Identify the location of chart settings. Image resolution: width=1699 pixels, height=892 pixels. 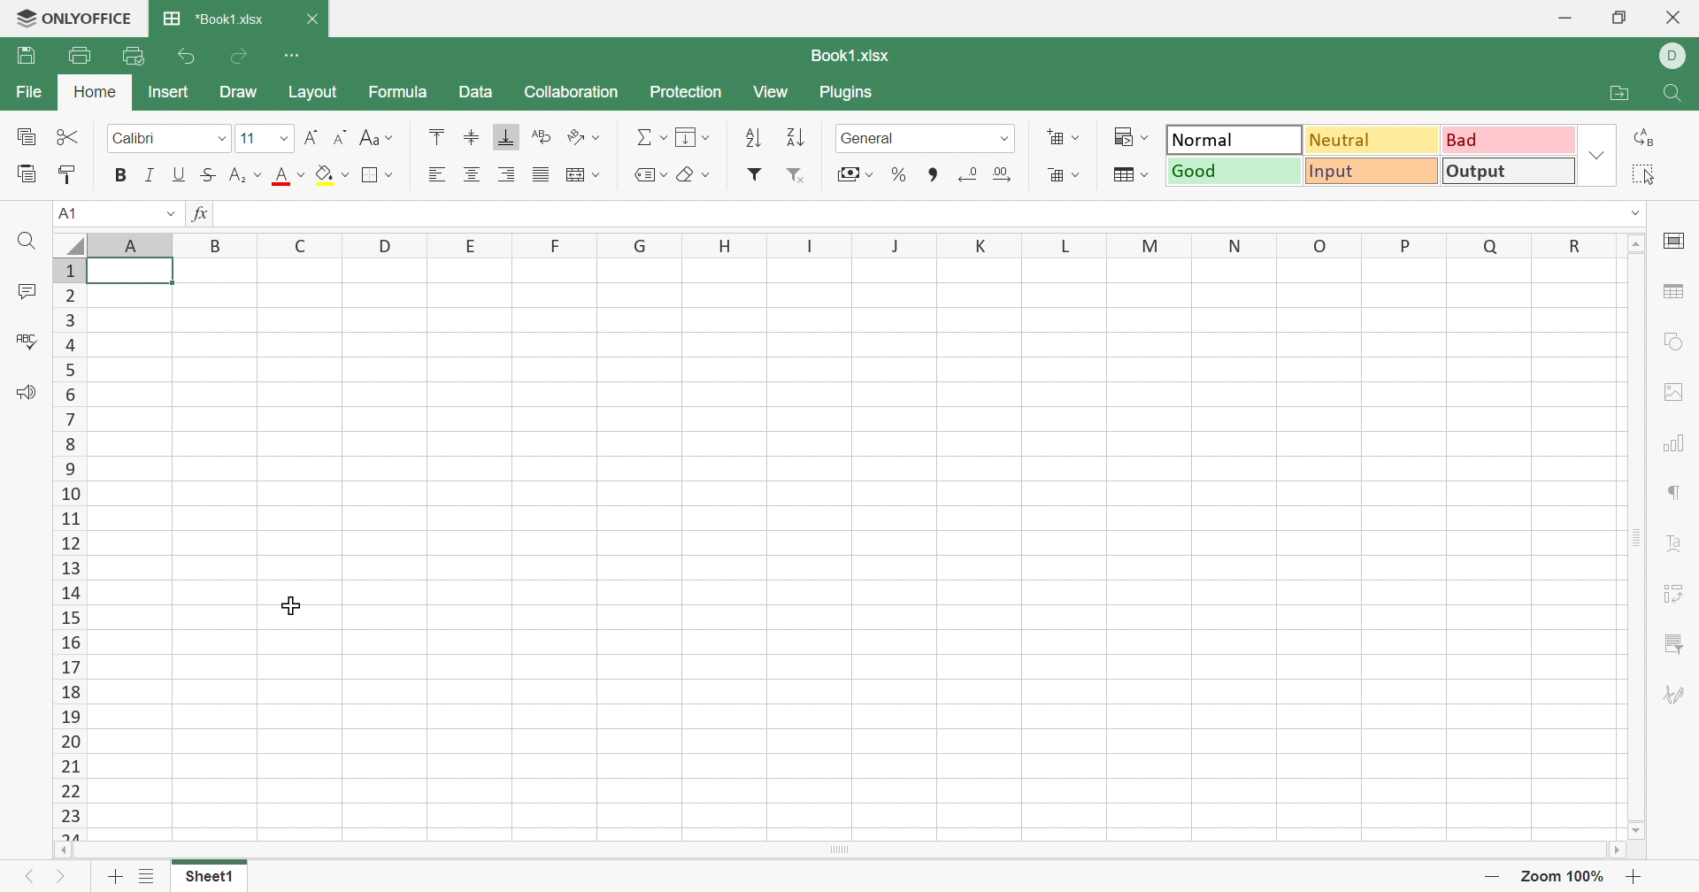
(1676, 442).